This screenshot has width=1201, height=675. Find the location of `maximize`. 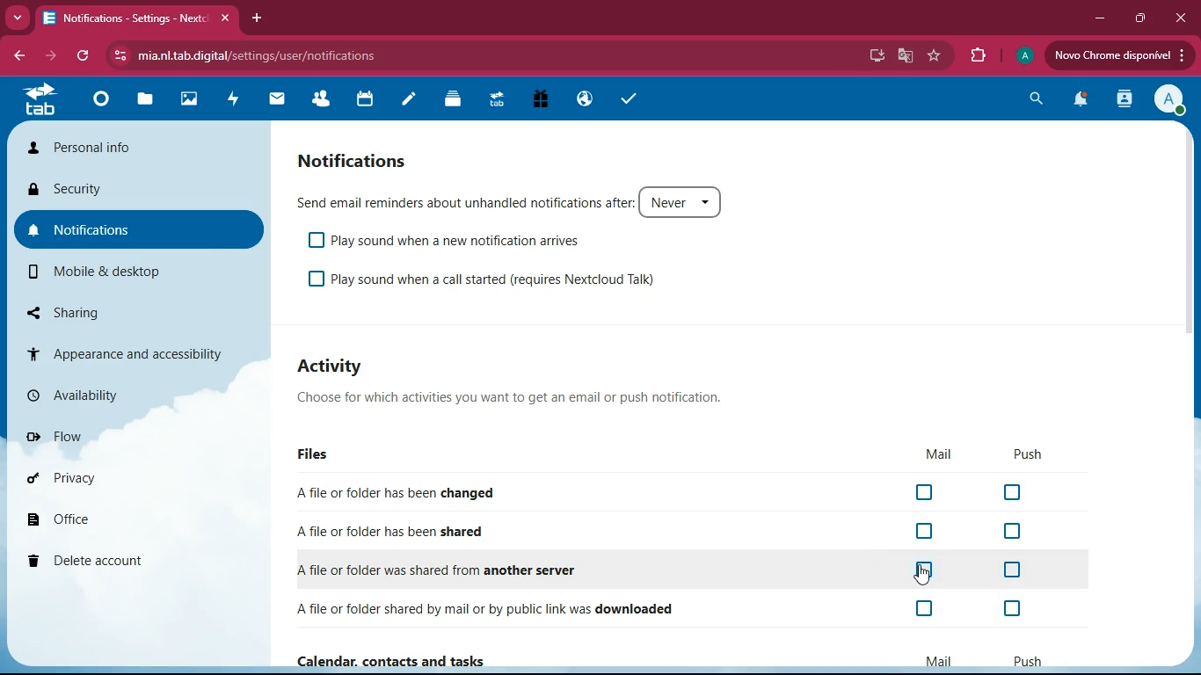

maximize is located at coordinates (1138, 18).